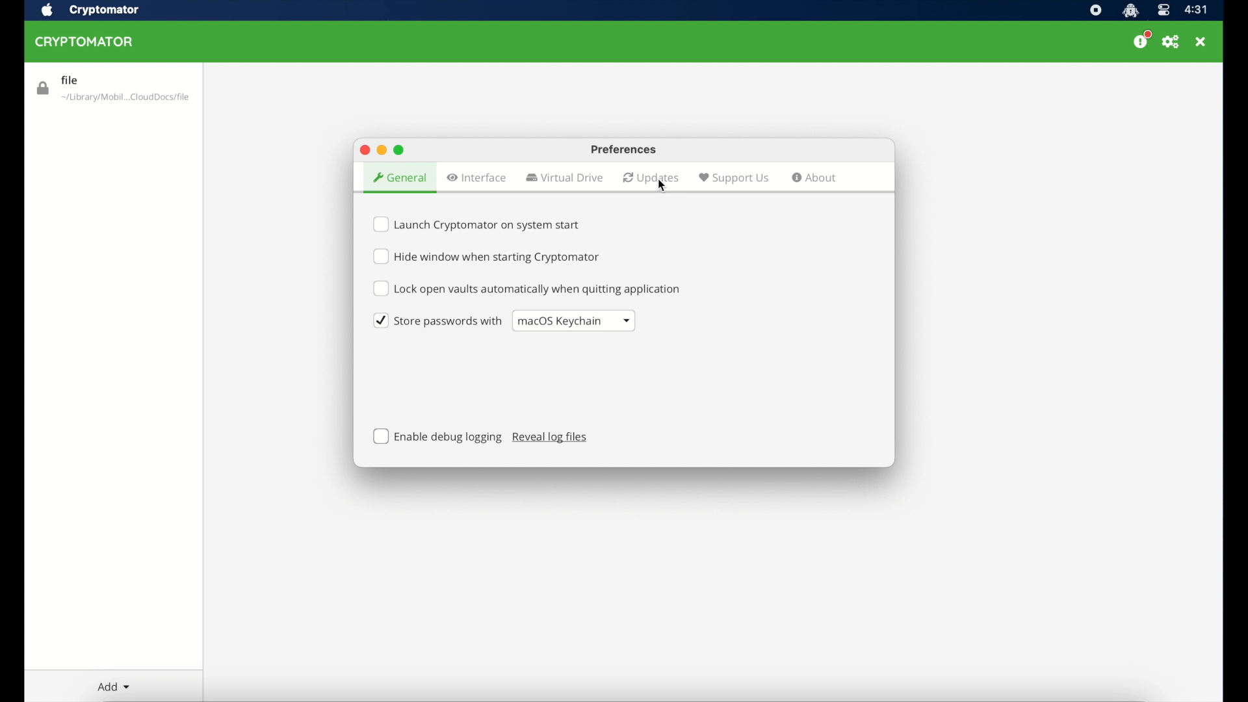 This screenshot has height=702, width=1248. What do you see at coordinates (438, 437) in the screenshot?
I see `enable debug logging` at bounding box center [438, 437].